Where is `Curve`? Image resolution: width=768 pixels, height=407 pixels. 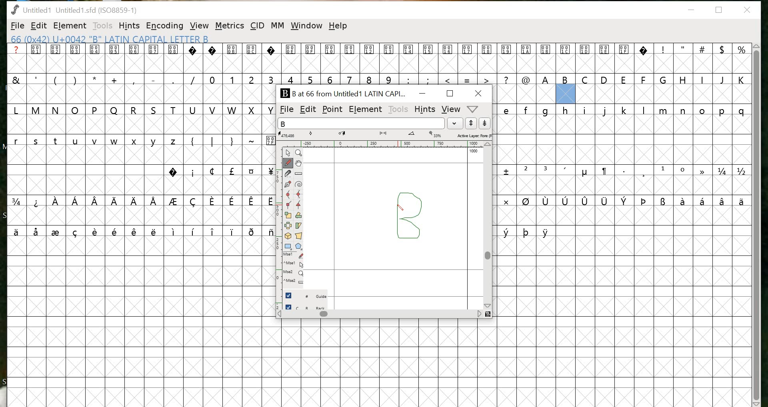
Curve is located at coordinates (289, 195).